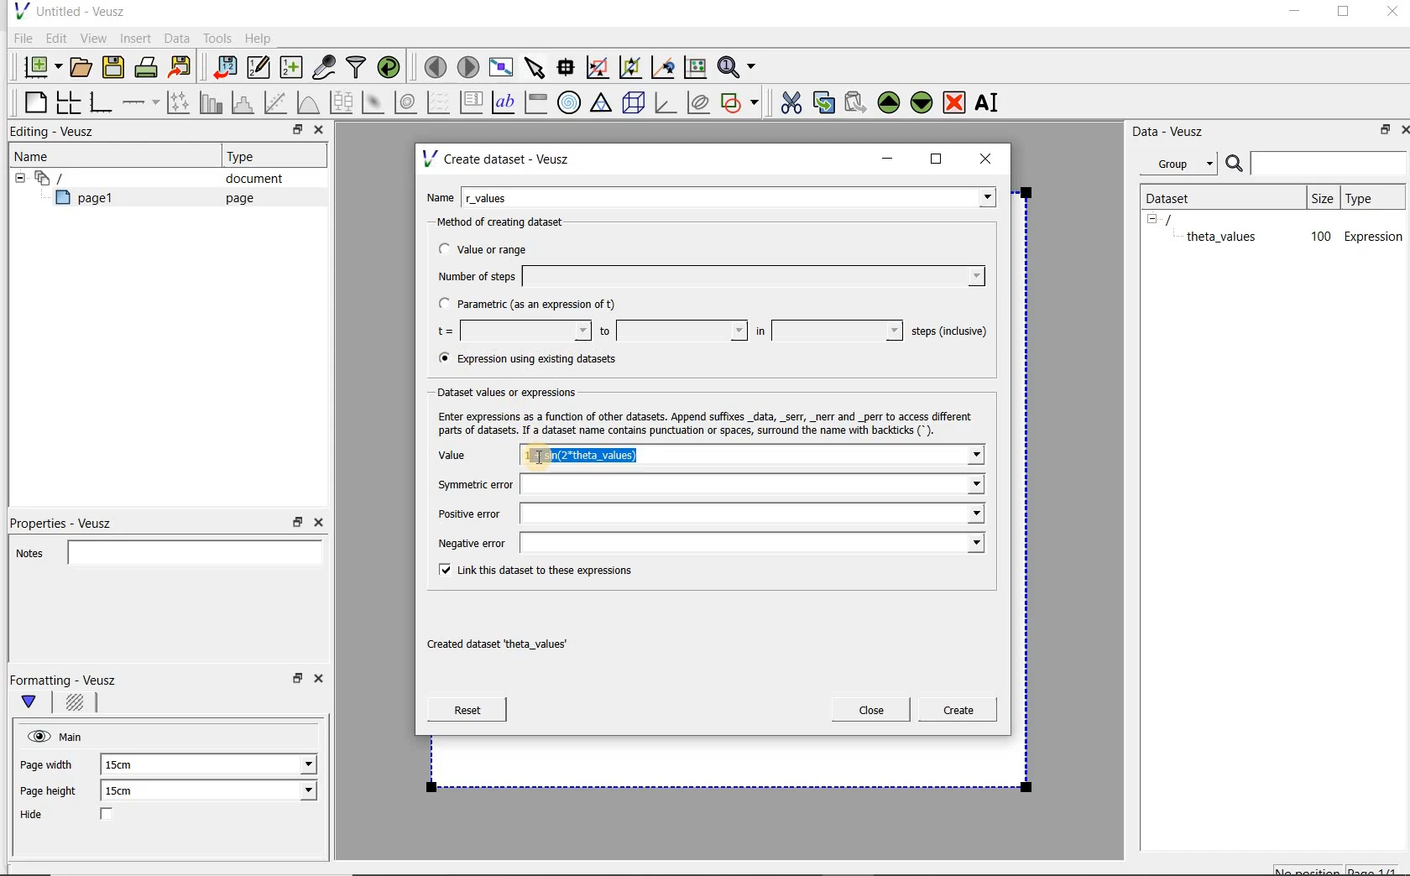  What do you see at coordinates (788, 101) in the screenshot?
I see `cut the selected widget` at bounding box center [788, 101].